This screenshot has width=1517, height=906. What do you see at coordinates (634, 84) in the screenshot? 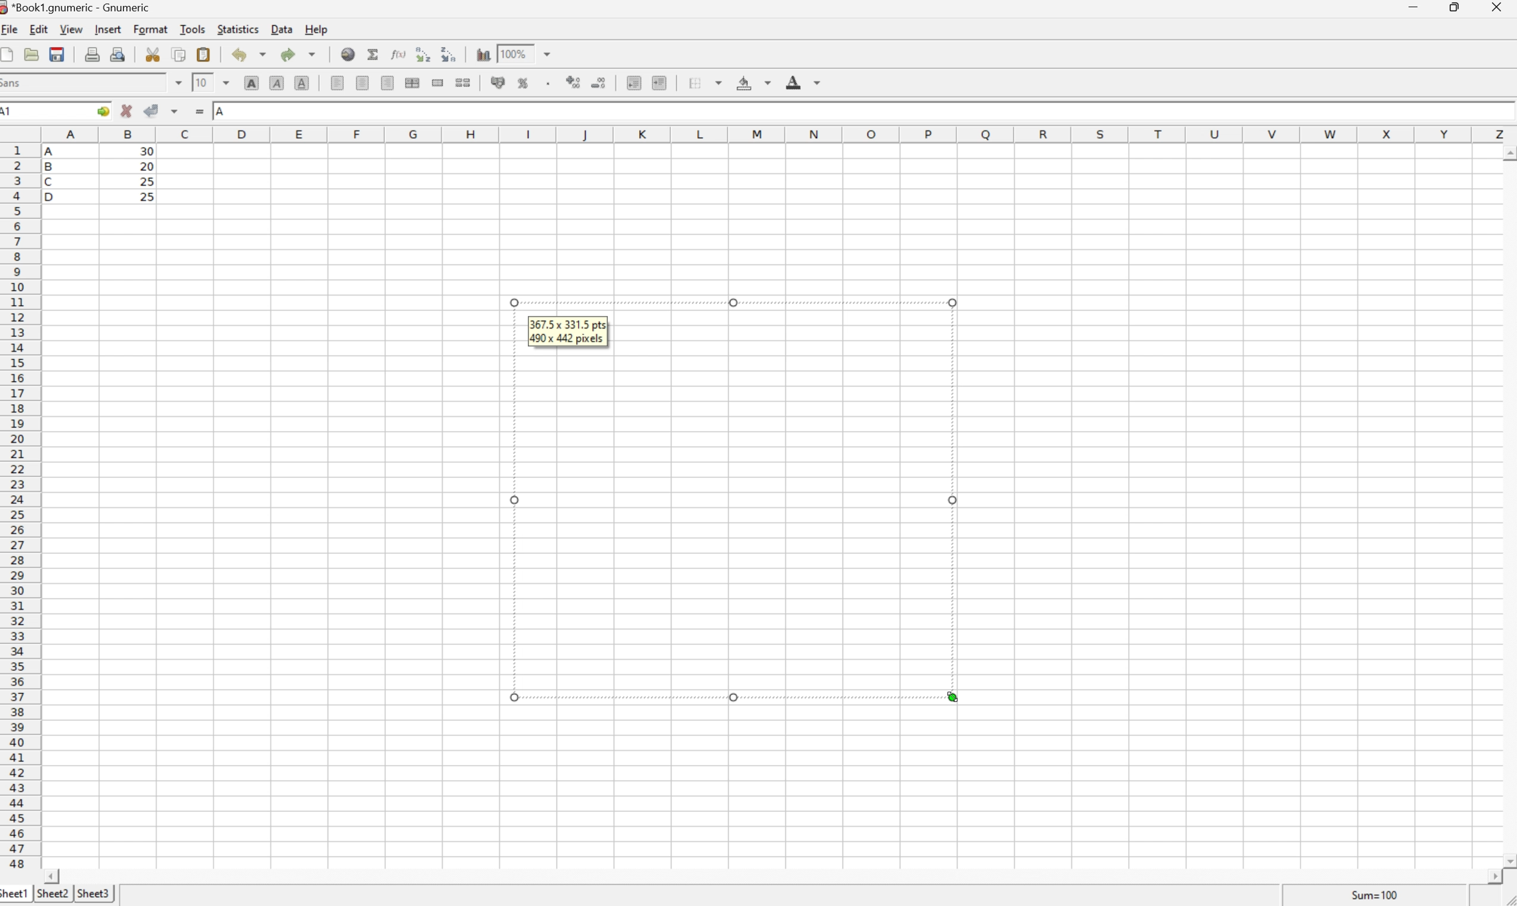
I see `Decrease indent, and align the contents to the left` at bounding box center [634, 84].